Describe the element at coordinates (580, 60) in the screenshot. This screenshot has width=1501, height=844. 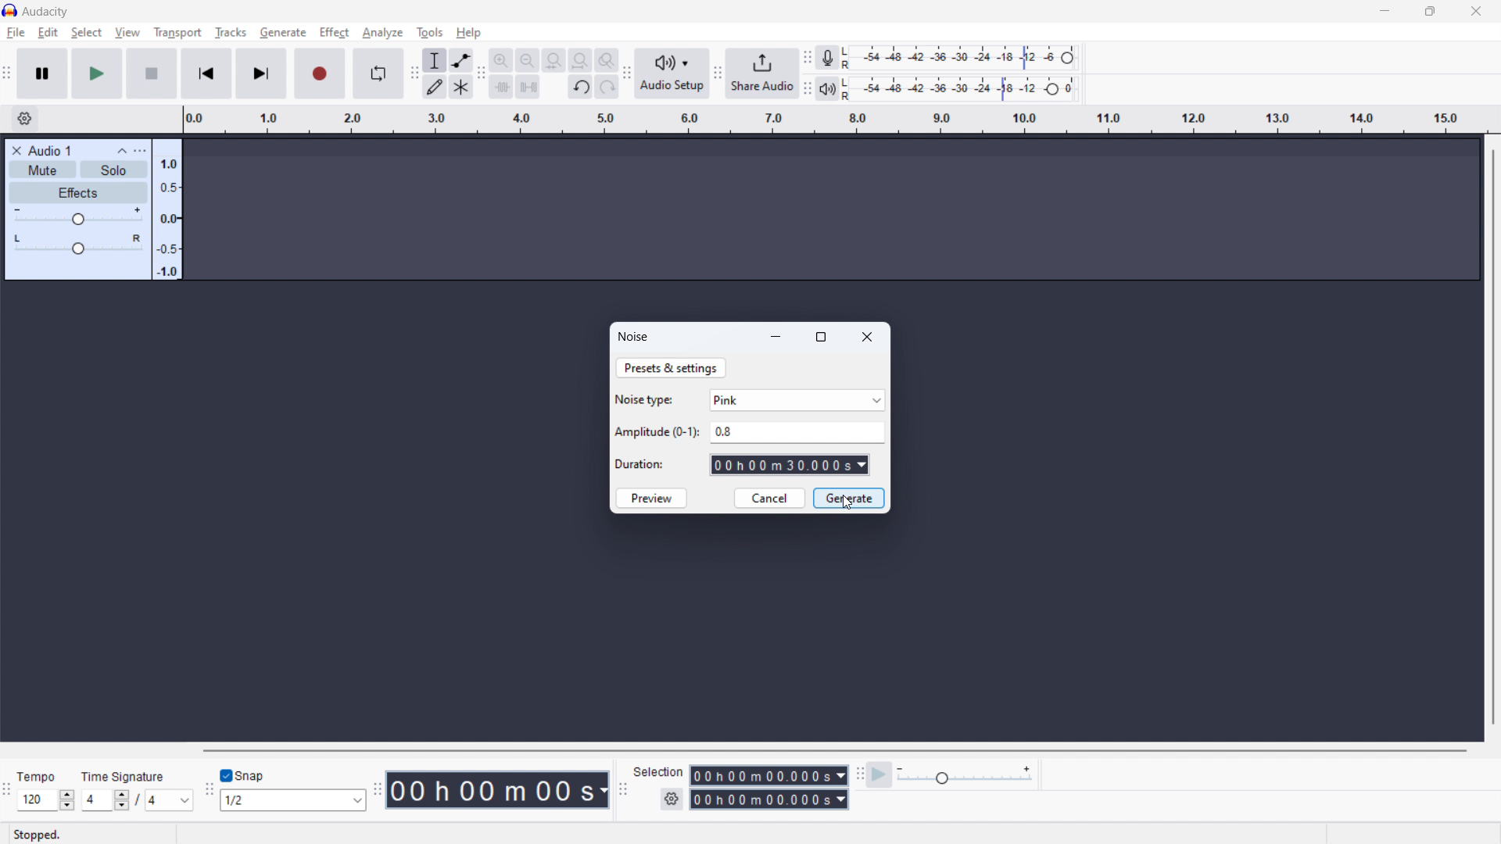
I see `fit project to width` at that location.